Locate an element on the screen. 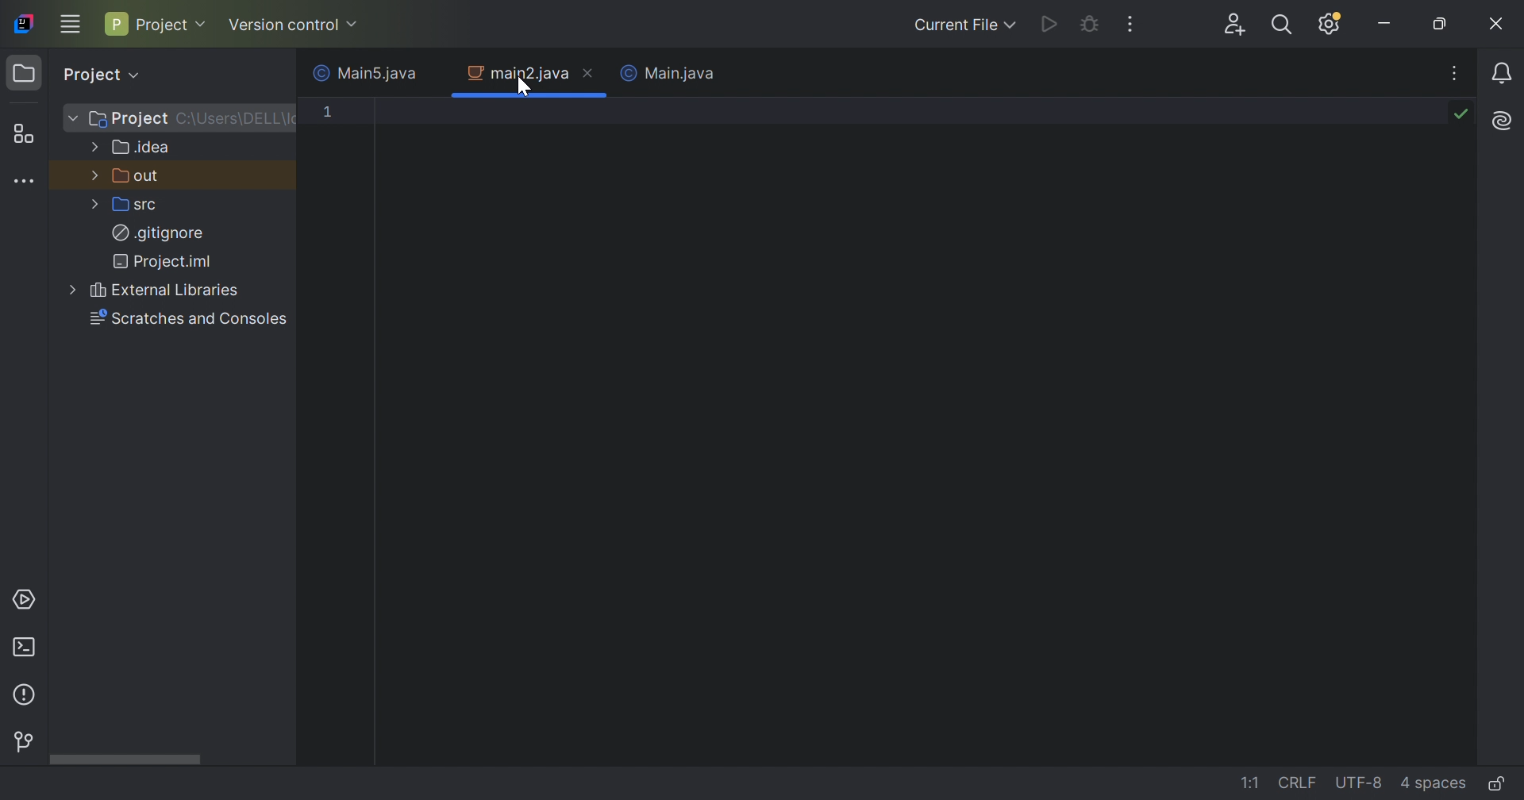 This screenshot has width=1524, height=800. More tool windows is located at coordinates (27, 181).